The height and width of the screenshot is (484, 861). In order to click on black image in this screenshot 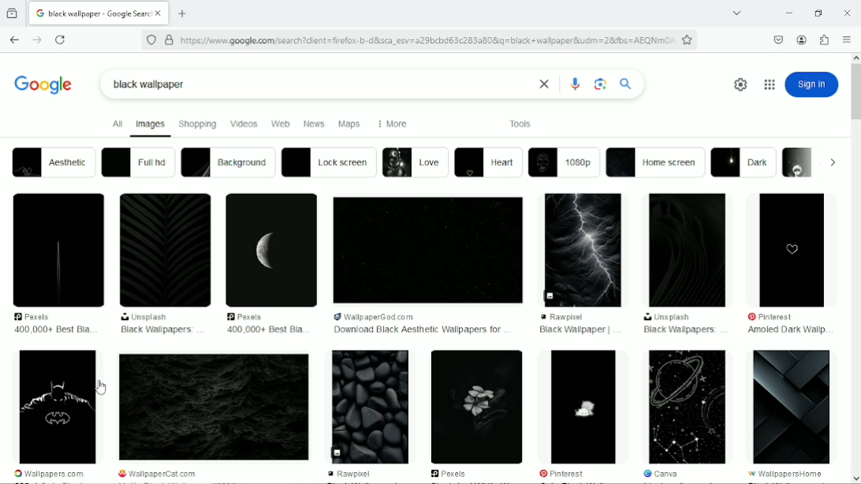, I will do `click(585, 248)`.